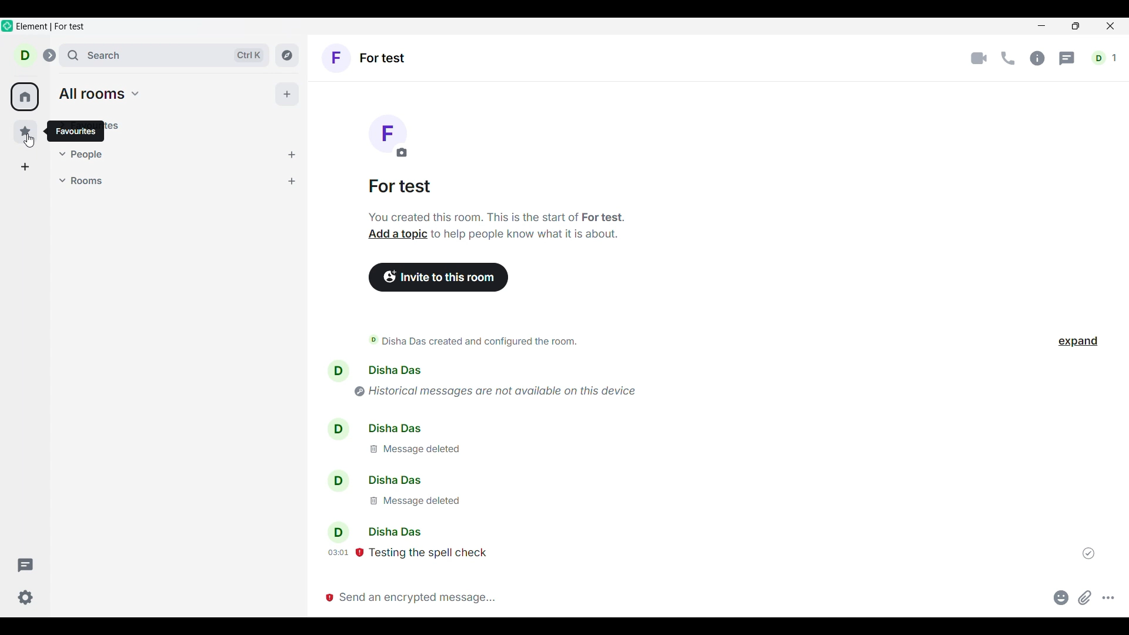 This screenshot has height=635, width=1129. What do you see at coordinates (81, 181) in the screenshot?
I see `Rooms` at bounding box center [81, 181].